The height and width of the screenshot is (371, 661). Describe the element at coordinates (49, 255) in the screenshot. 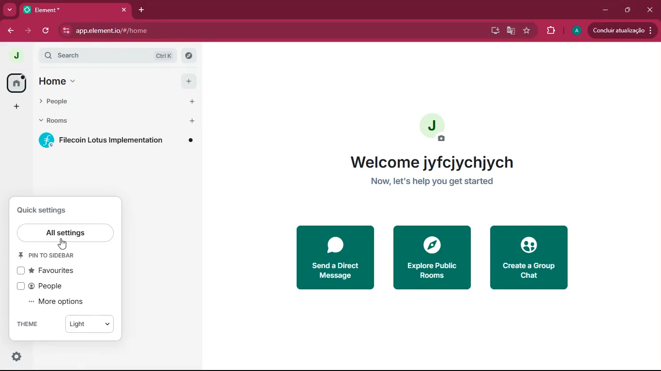

I see `pin` at that location.